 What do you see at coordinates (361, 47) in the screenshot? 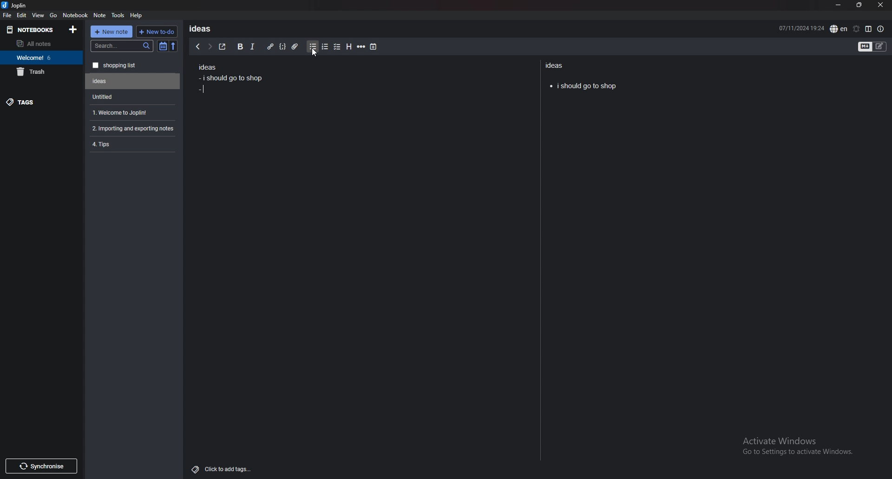
I see `horizontal rule` at bounding box center [361, 47].